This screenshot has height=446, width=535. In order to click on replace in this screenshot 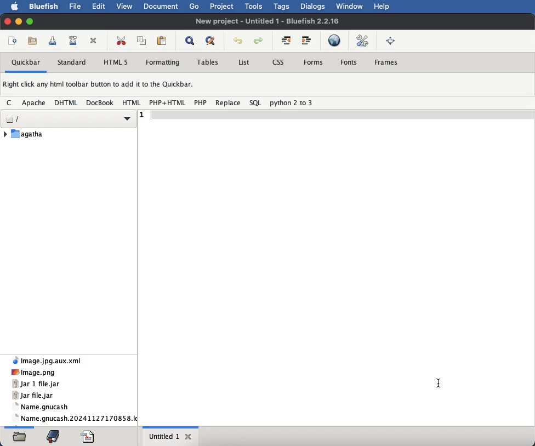, I will do `click(227, 102)`.